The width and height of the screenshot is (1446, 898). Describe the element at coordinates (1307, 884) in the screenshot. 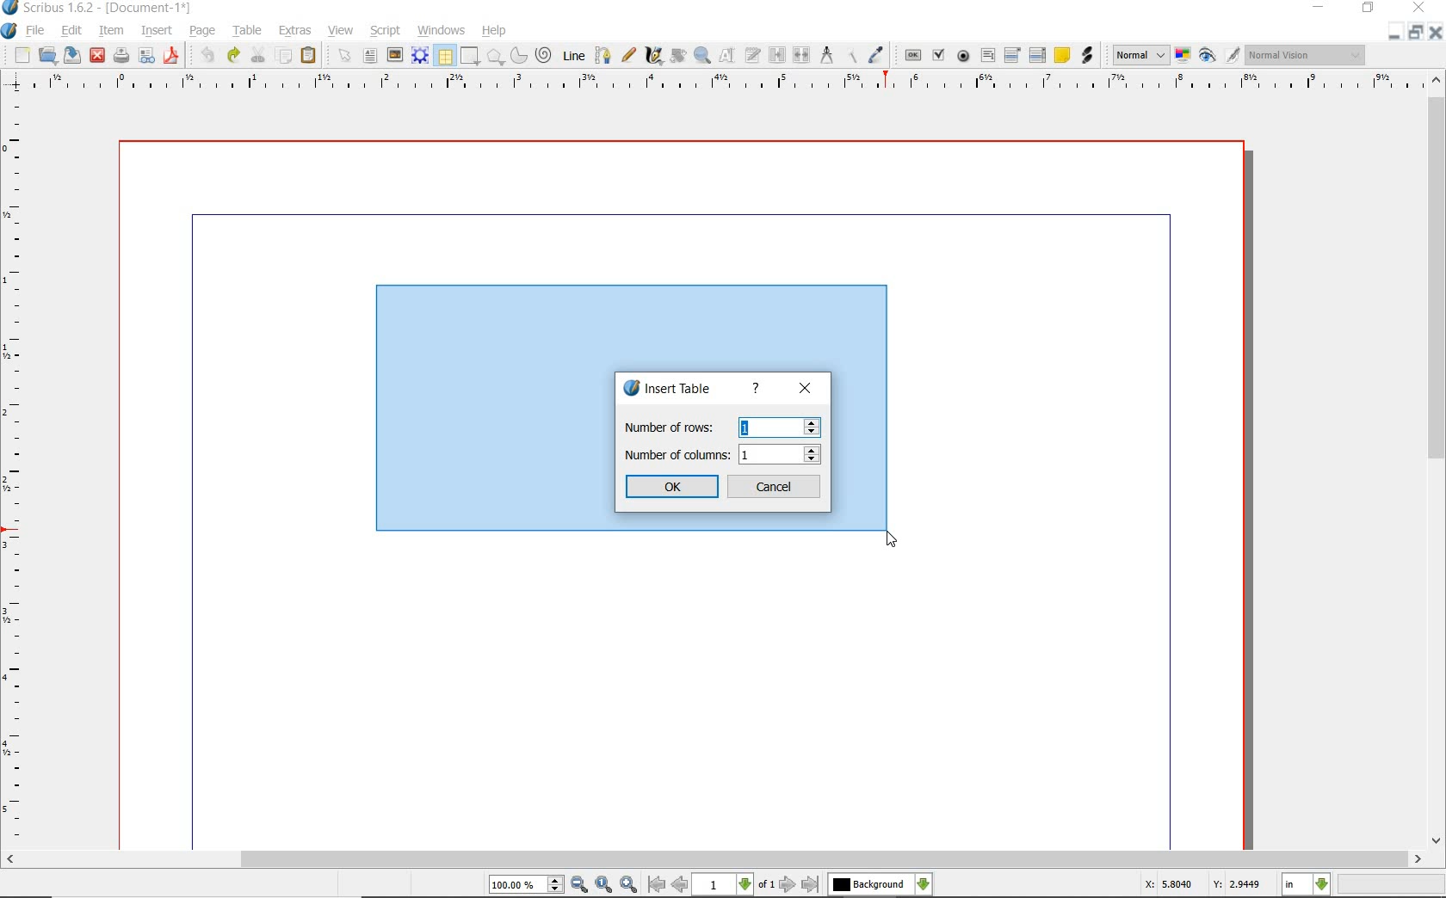

I see `select measurement` at that location.